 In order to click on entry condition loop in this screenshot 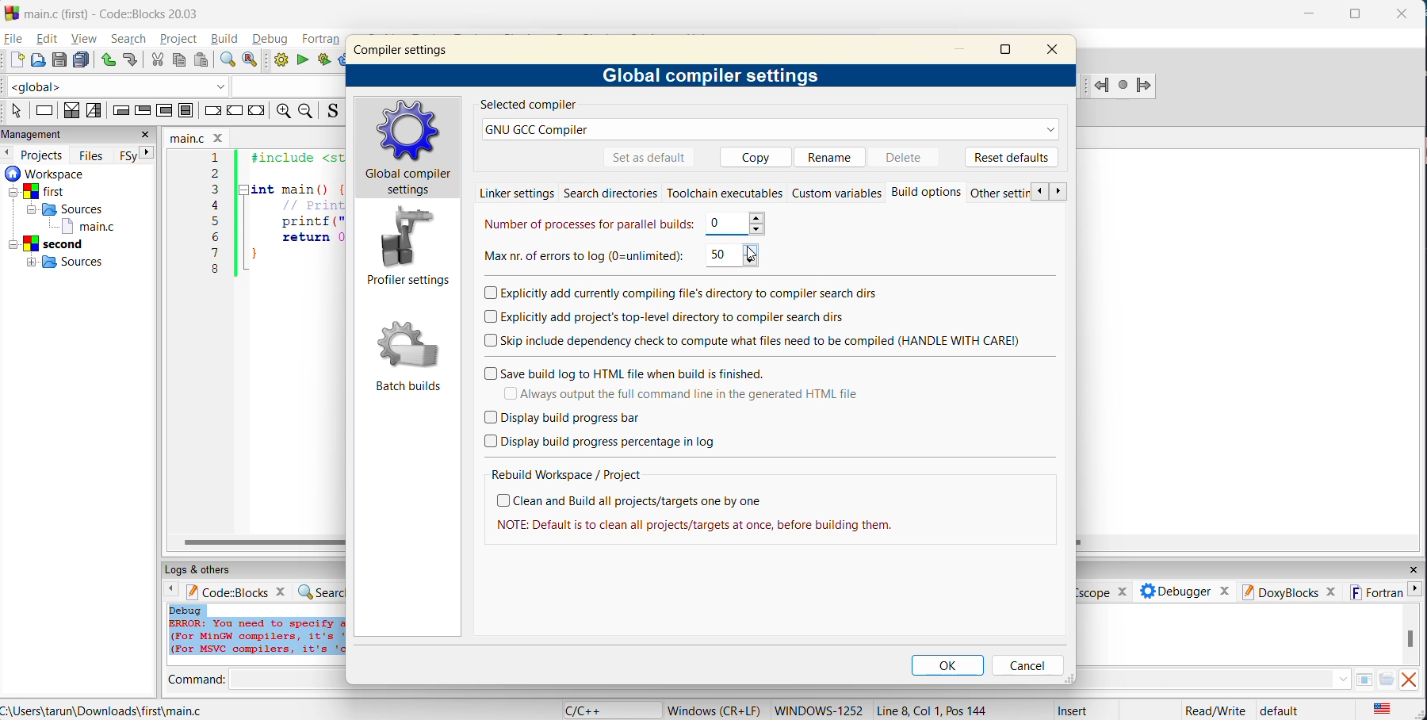, I will do `click(118, 112)`.